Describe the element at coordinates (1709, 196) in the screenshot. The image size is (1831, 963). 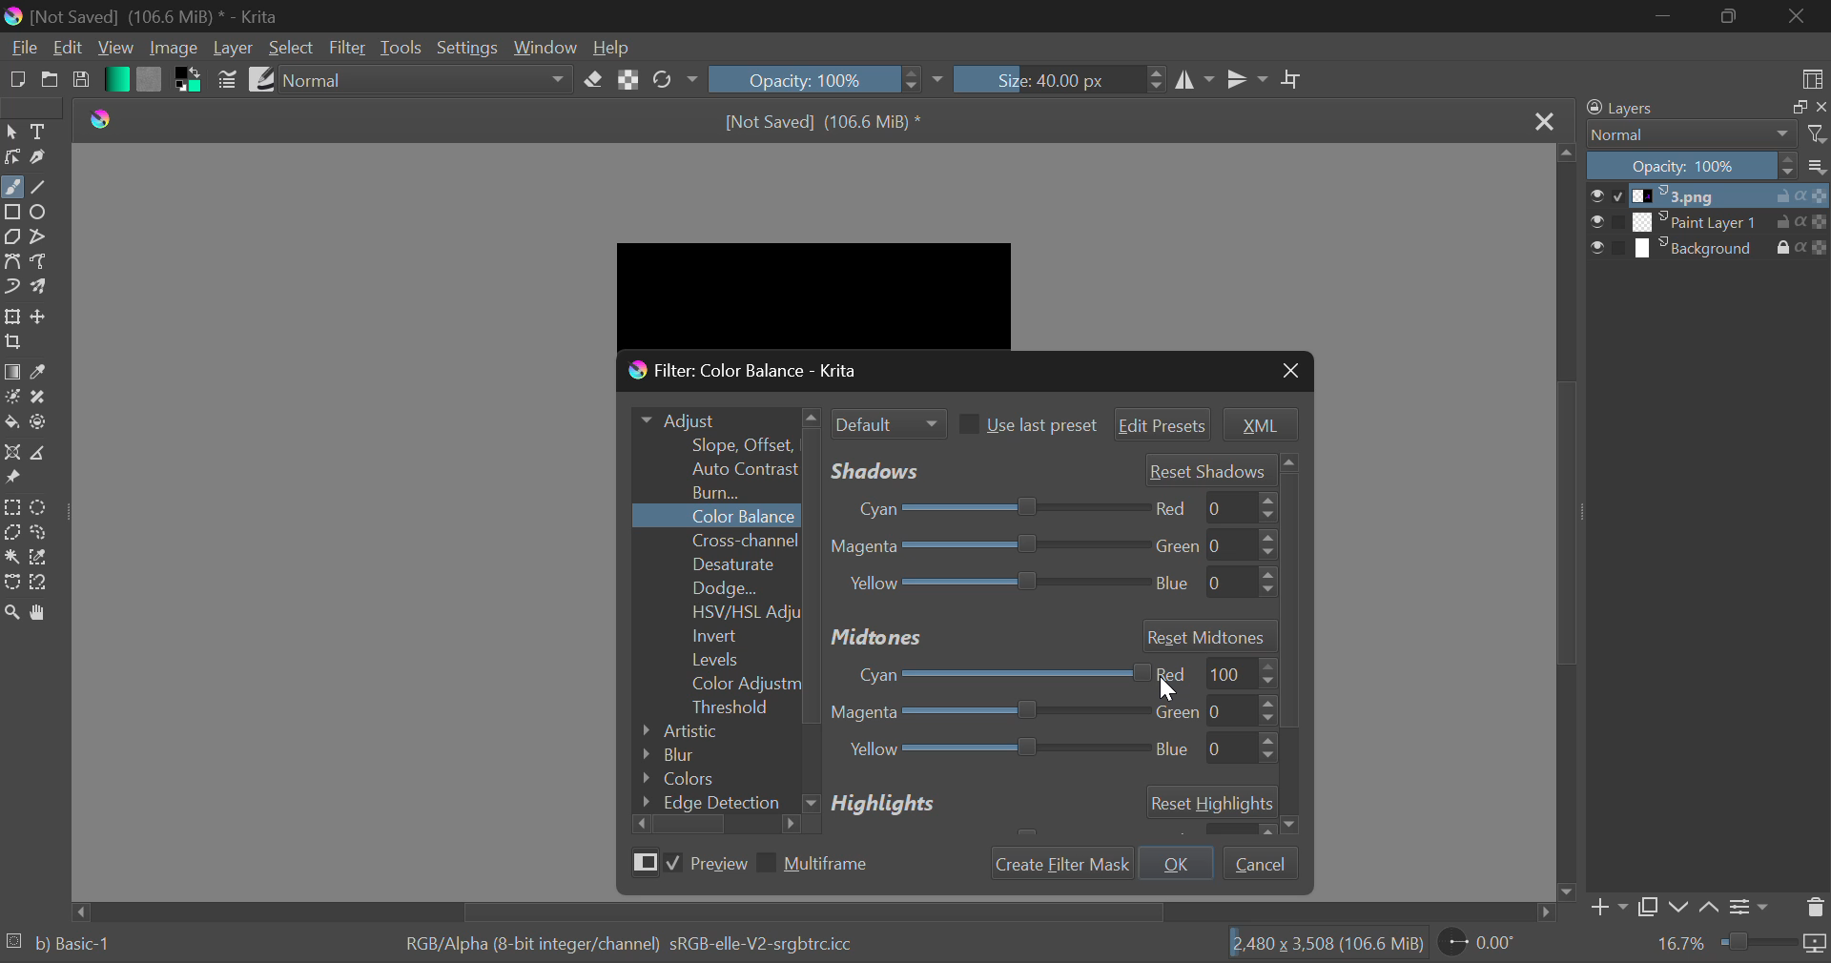
I see `1.png` at that location.